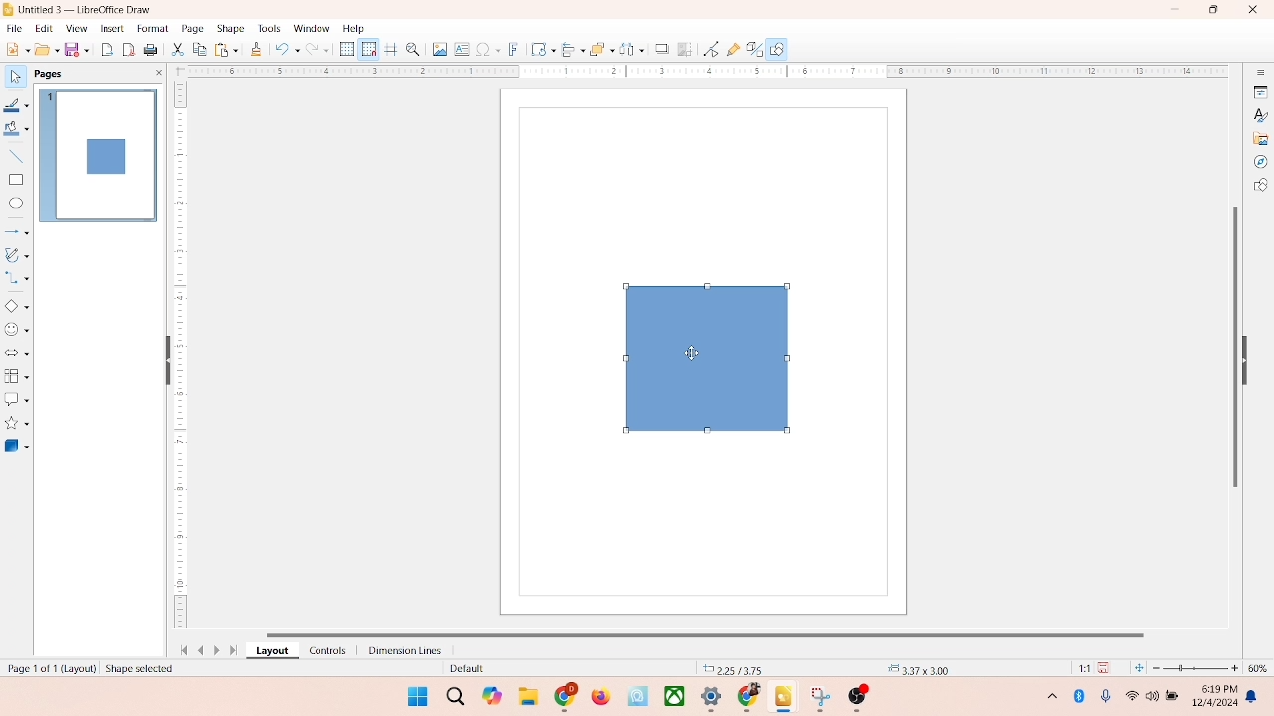 Image resolution: width=1274 pixels, height=716 pixels. What do you see at coordinates (9, 9) in the screenshot?
I see `logo` at bounding box center [9, 9].